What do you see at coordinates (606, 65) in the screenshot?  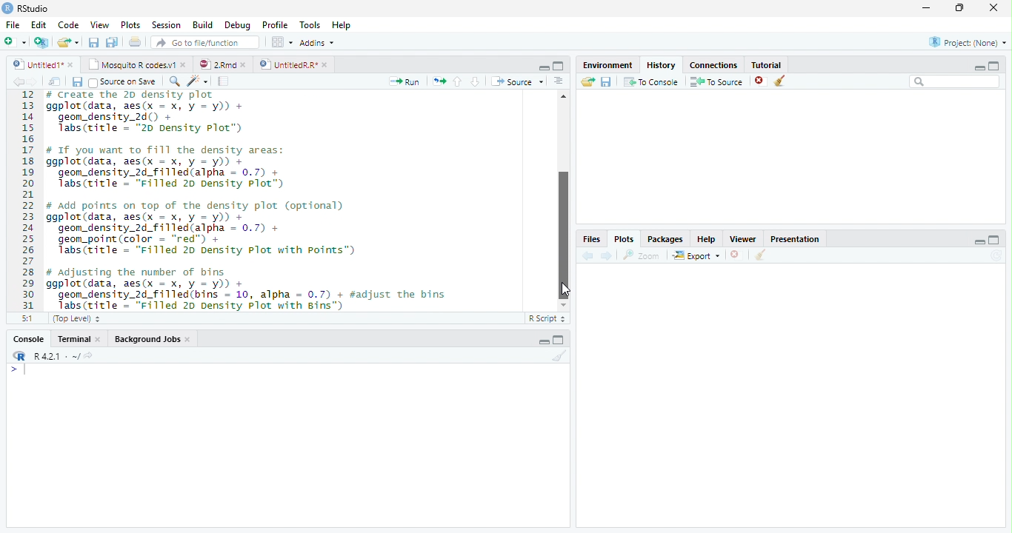 I see `Environment` at bounding box center [606, 65].